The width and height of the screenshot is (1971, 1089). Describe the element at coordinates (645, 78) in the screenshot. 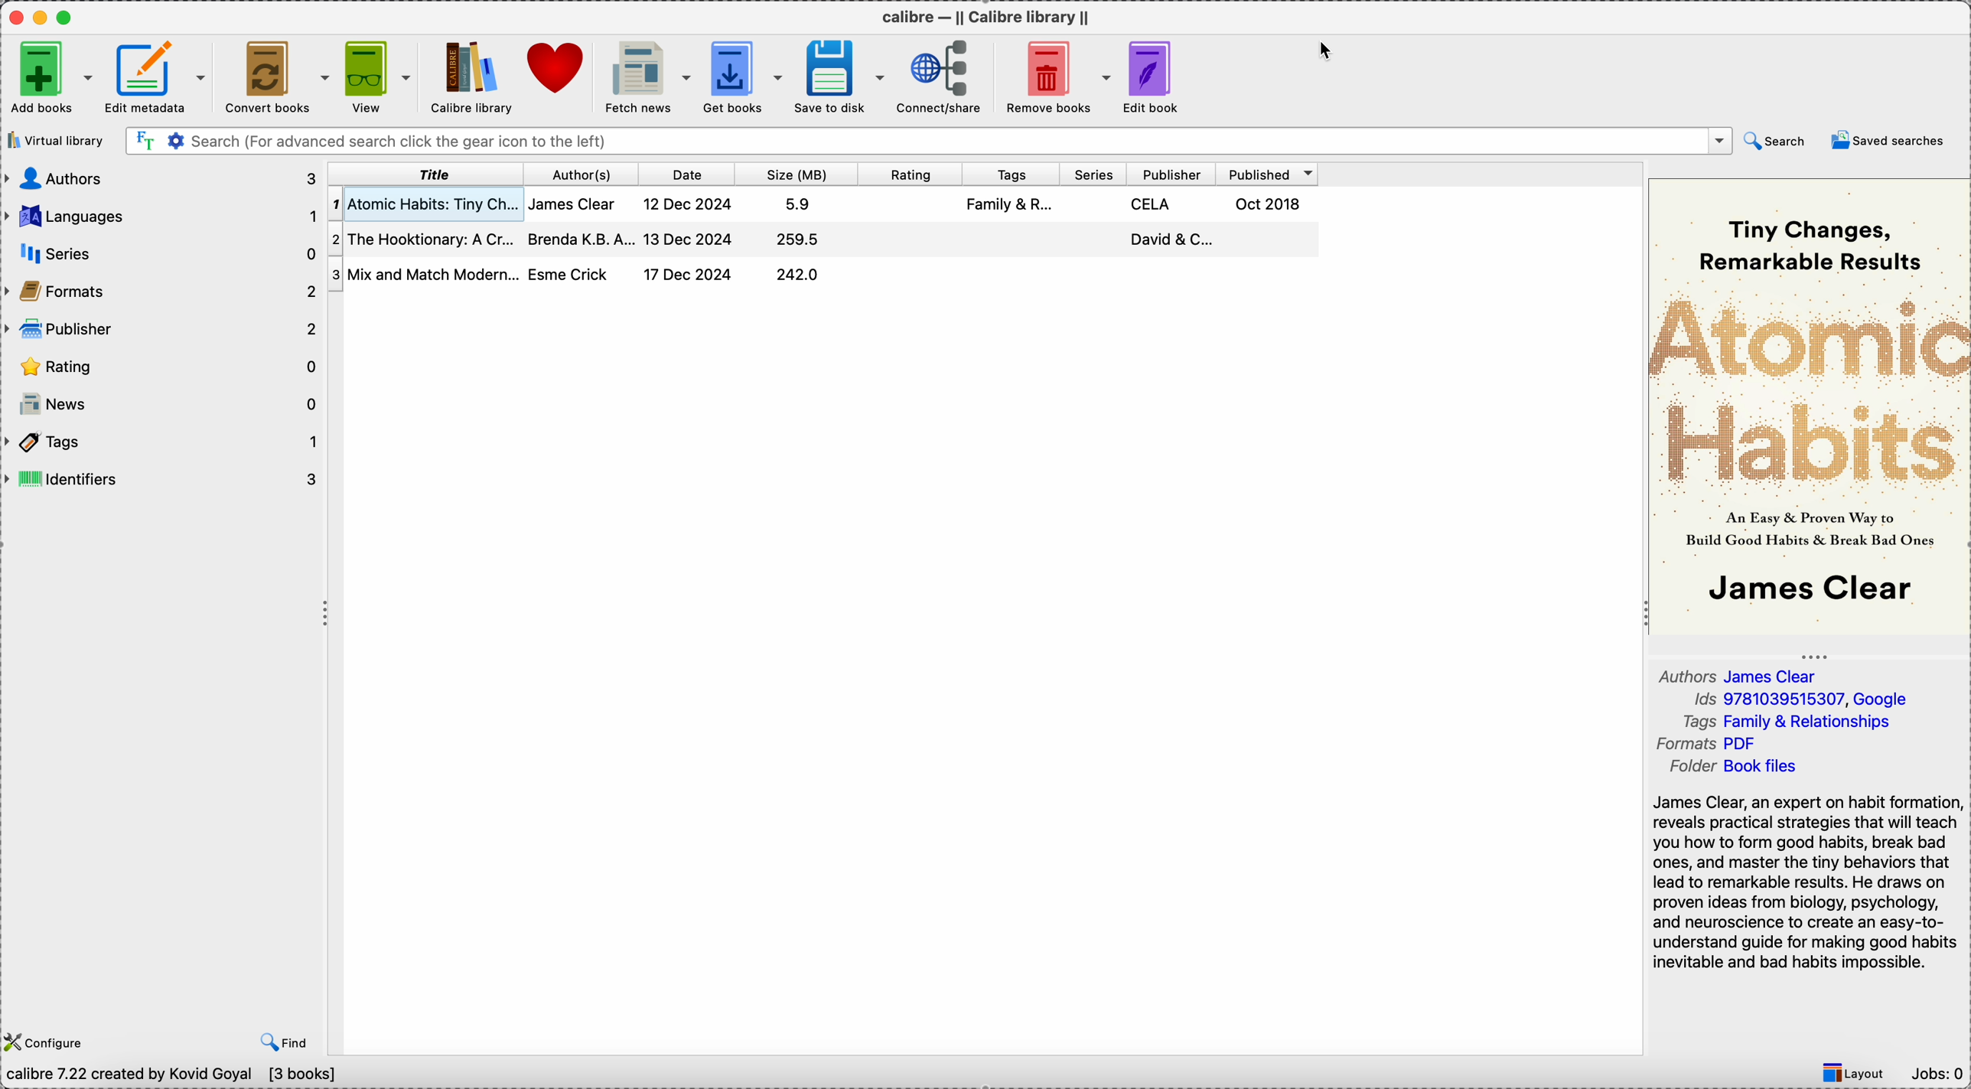

I see `fetch news` at that location.